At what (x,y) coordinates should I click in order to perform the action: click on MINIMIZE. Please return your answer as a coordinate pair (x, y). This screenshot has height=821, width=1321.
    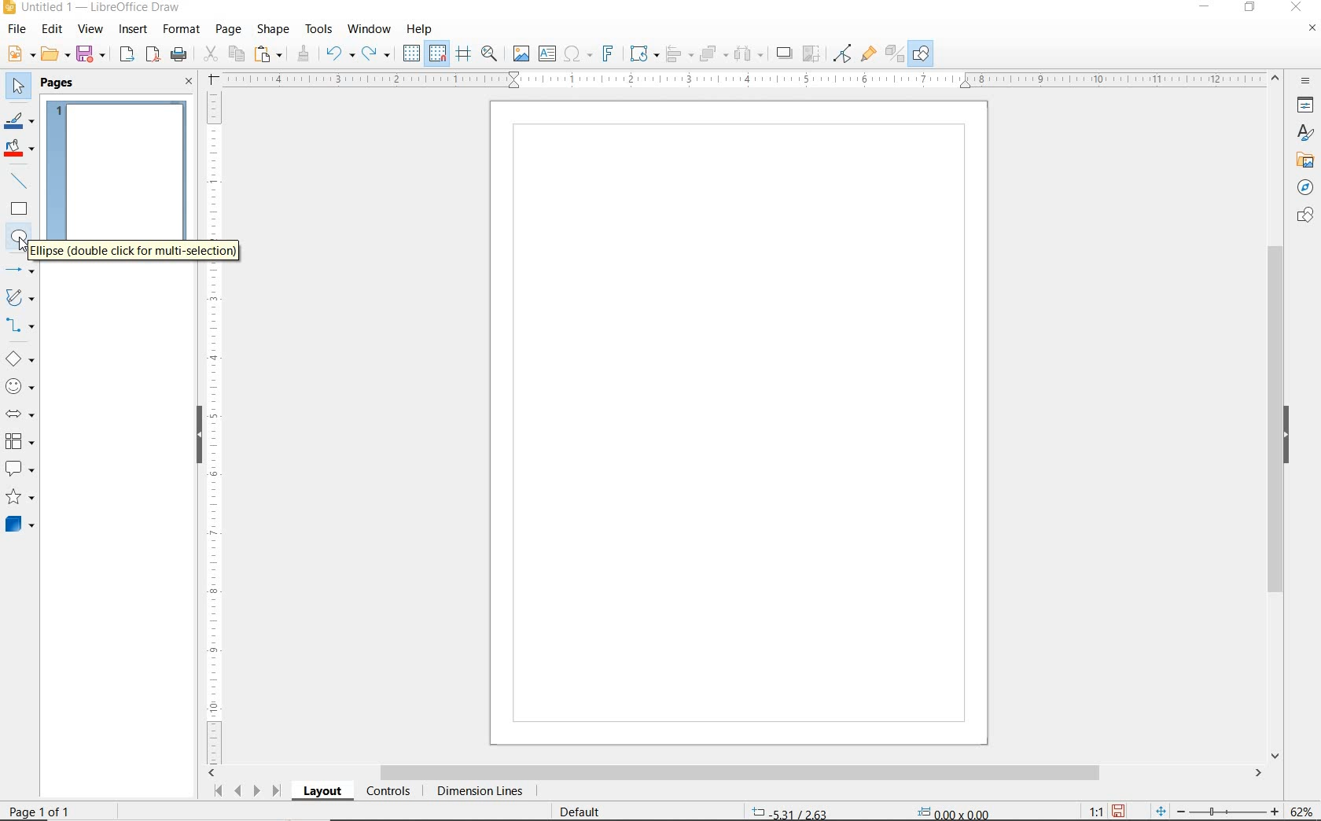
    Looking at the image, I should click on (1207, 8).